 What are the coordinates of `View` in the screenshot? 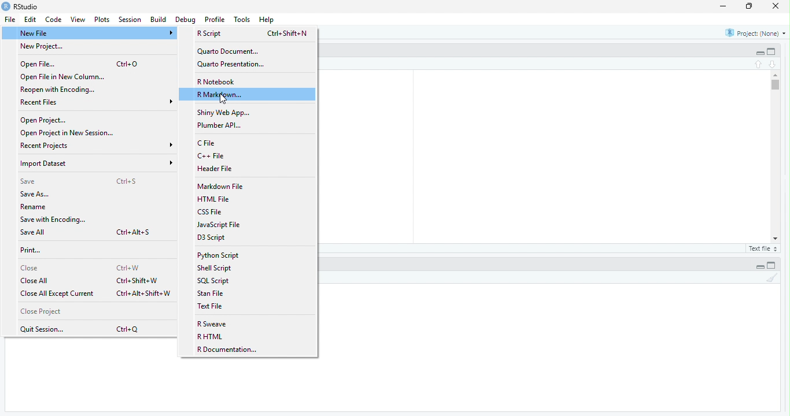 It's located at (77, 19).